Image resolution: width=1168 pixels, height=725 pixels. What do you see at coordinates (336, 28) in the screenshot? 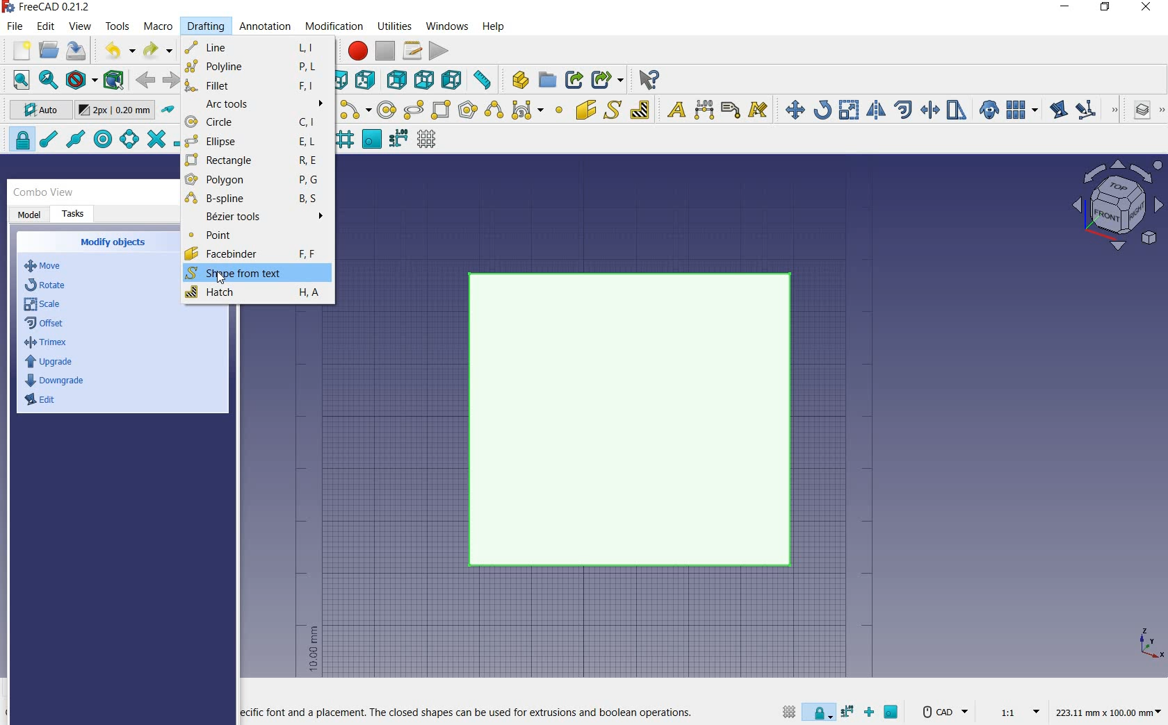
I see `modification` at bounding box center [336, 28].